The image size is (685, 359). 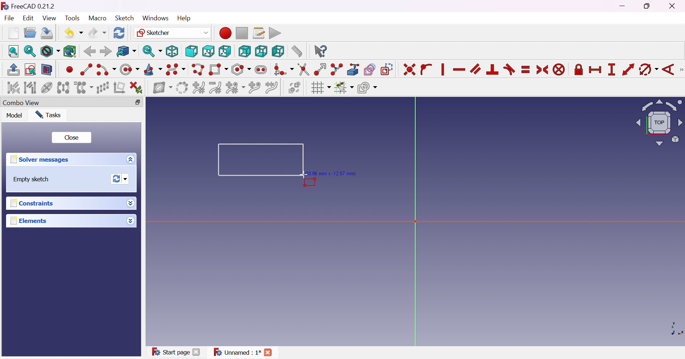 What do you see at coordinates (199, 87) in the screenshot?
I see `Increase B-spline degree` at bounding box center [199, 87].